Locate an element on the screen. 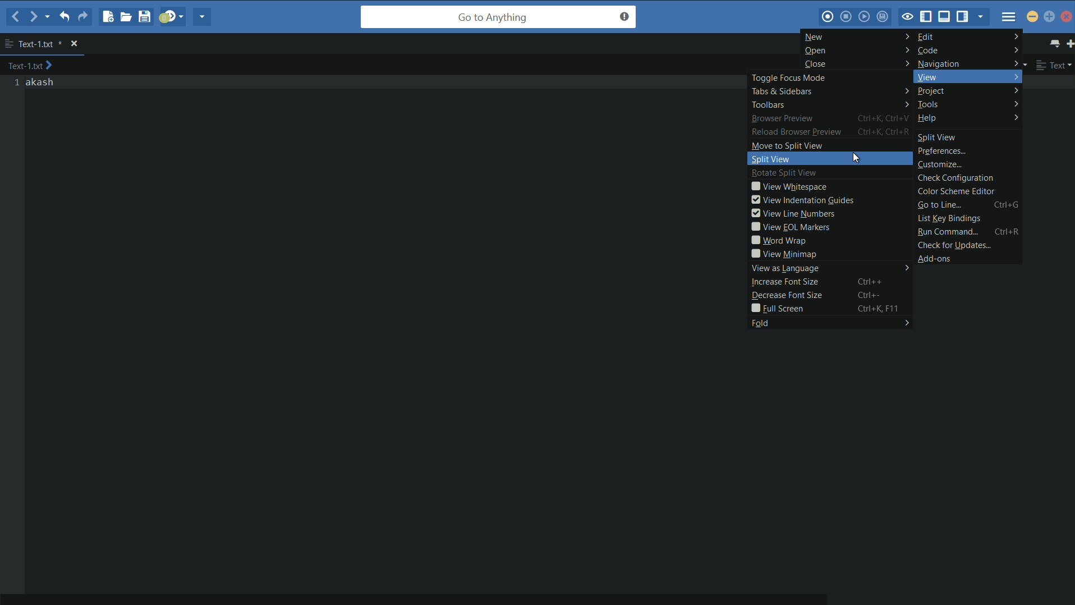 This screenshot has height=605, width=1075. close is located at coordinates (857, 63).